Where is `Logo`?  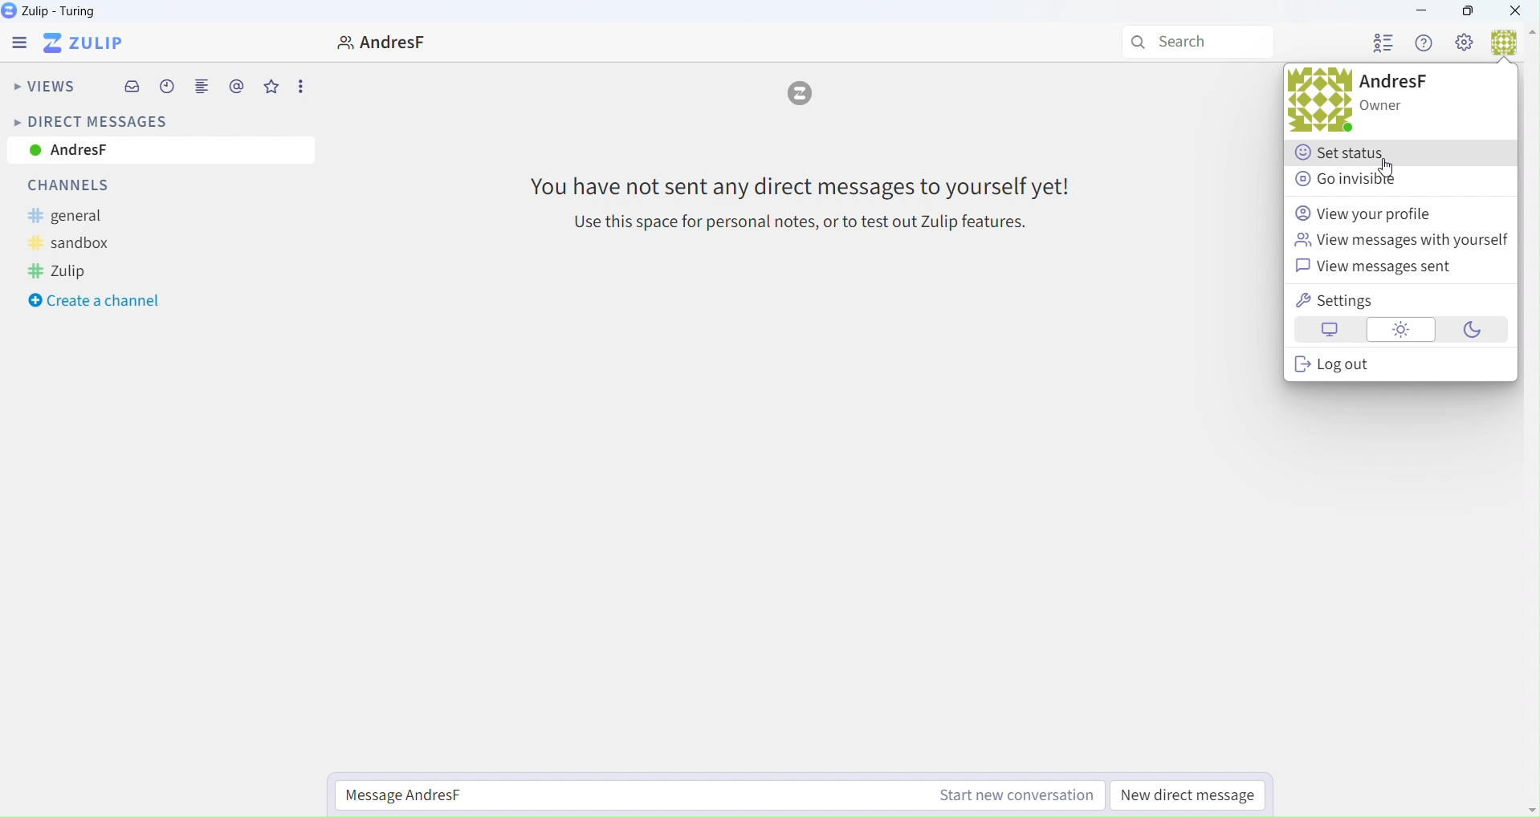 Logo is located at coordinates (802, 96).